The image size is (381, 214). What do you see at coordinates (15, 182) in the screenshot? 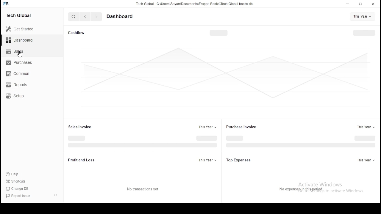
I see `shortcuts` at bounding box center [15, 182].